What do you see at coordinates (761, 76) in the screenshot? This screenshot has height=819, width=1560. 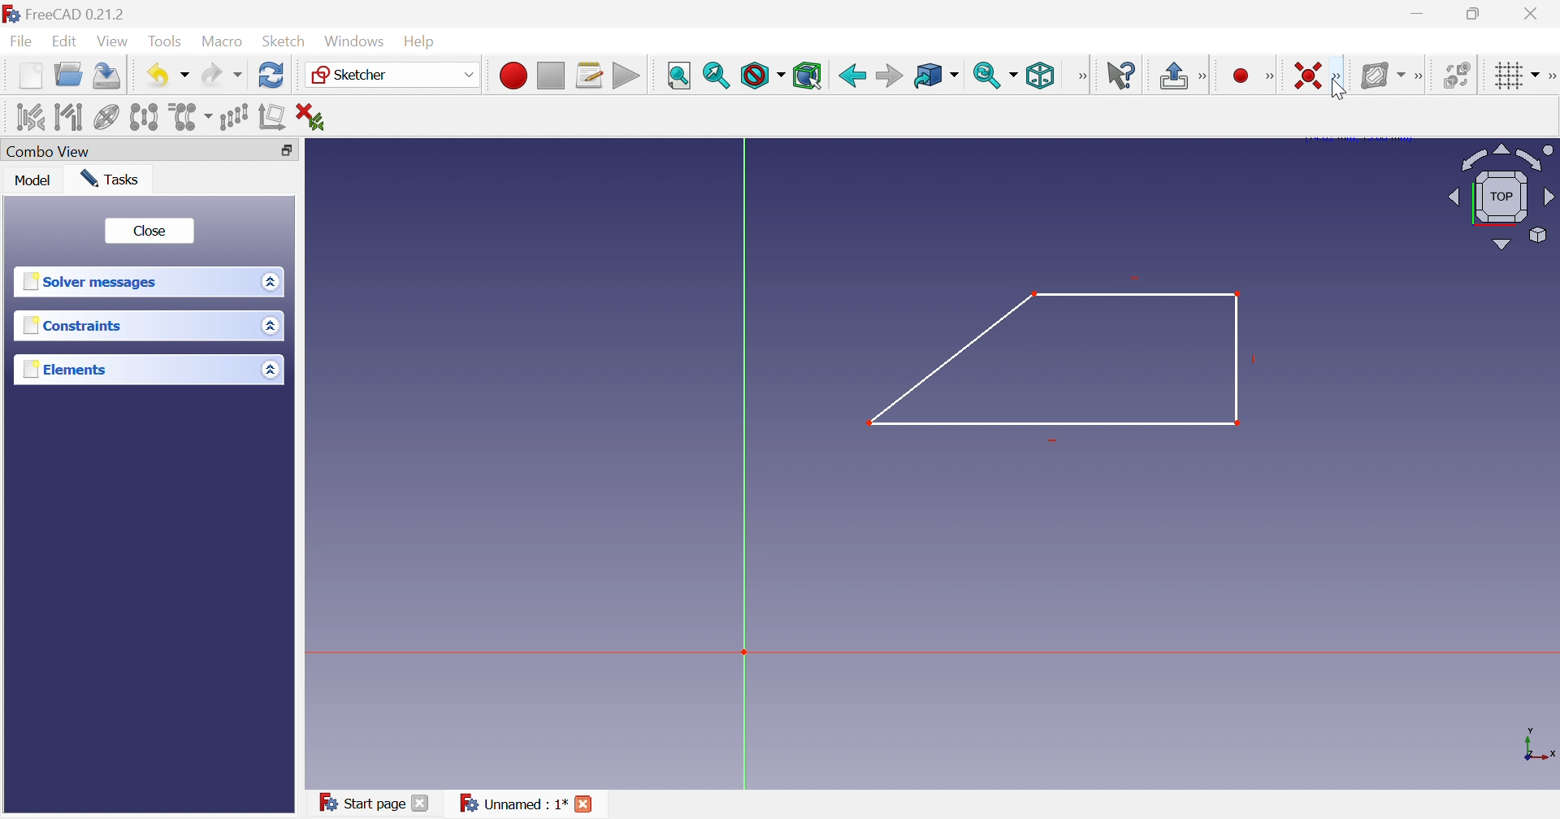 I see `Draw Style` at bounding box center [761, 76].